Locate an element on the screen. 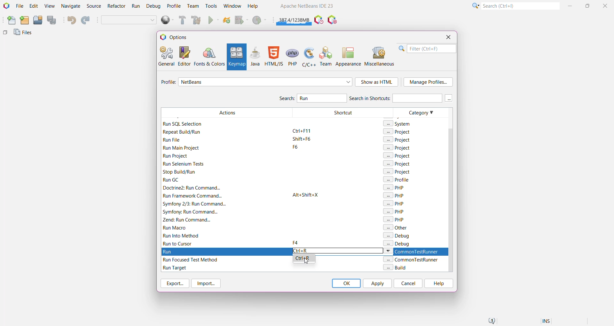 The image size is (614, 326). Notifications is located at coordinates (491, 321).